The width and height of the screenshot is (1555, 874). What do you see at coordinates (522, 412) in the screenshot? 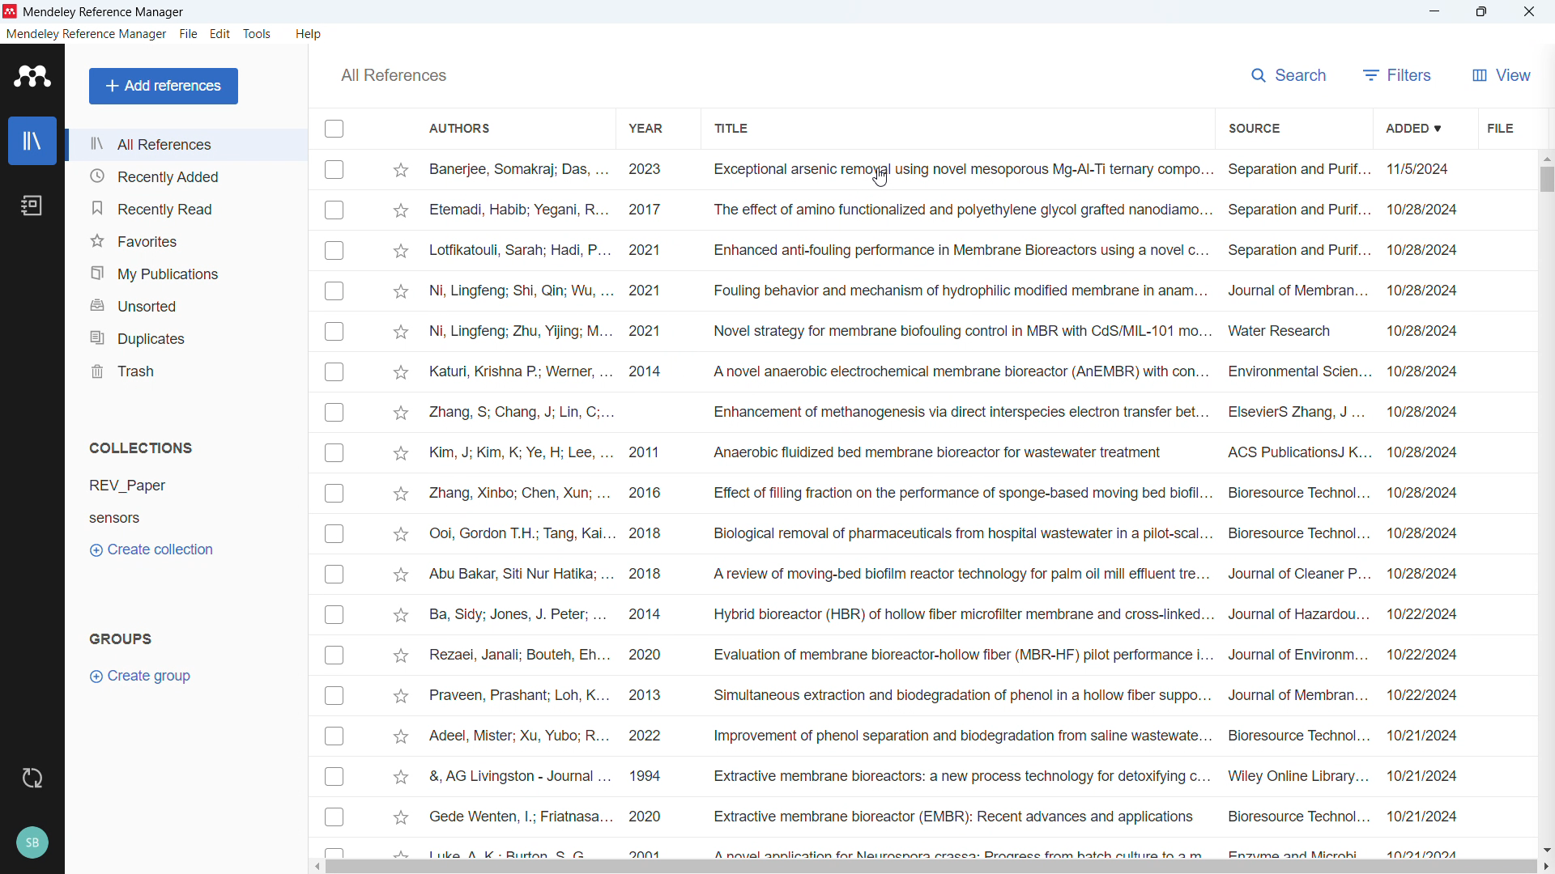
I see `zhang,s,chang,j,lin,c` at bounding box center [522, 412].